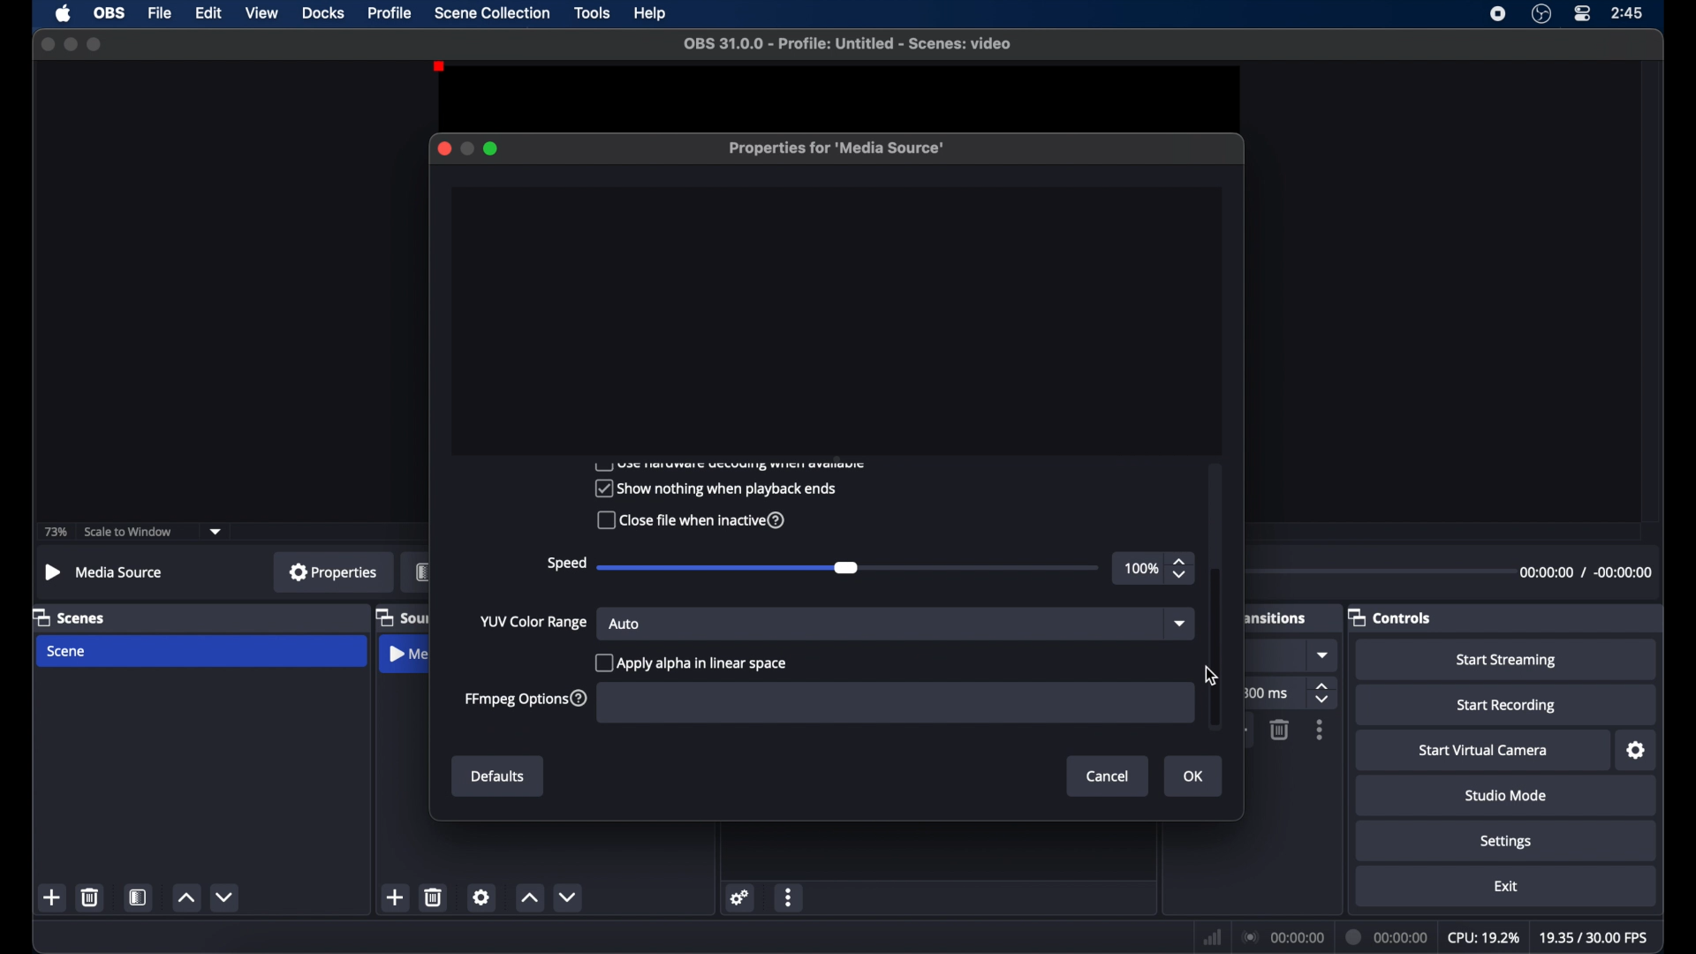 This screenshot has width=1696, height=954. I want to click on ffmpeg options, so click(526, 700).